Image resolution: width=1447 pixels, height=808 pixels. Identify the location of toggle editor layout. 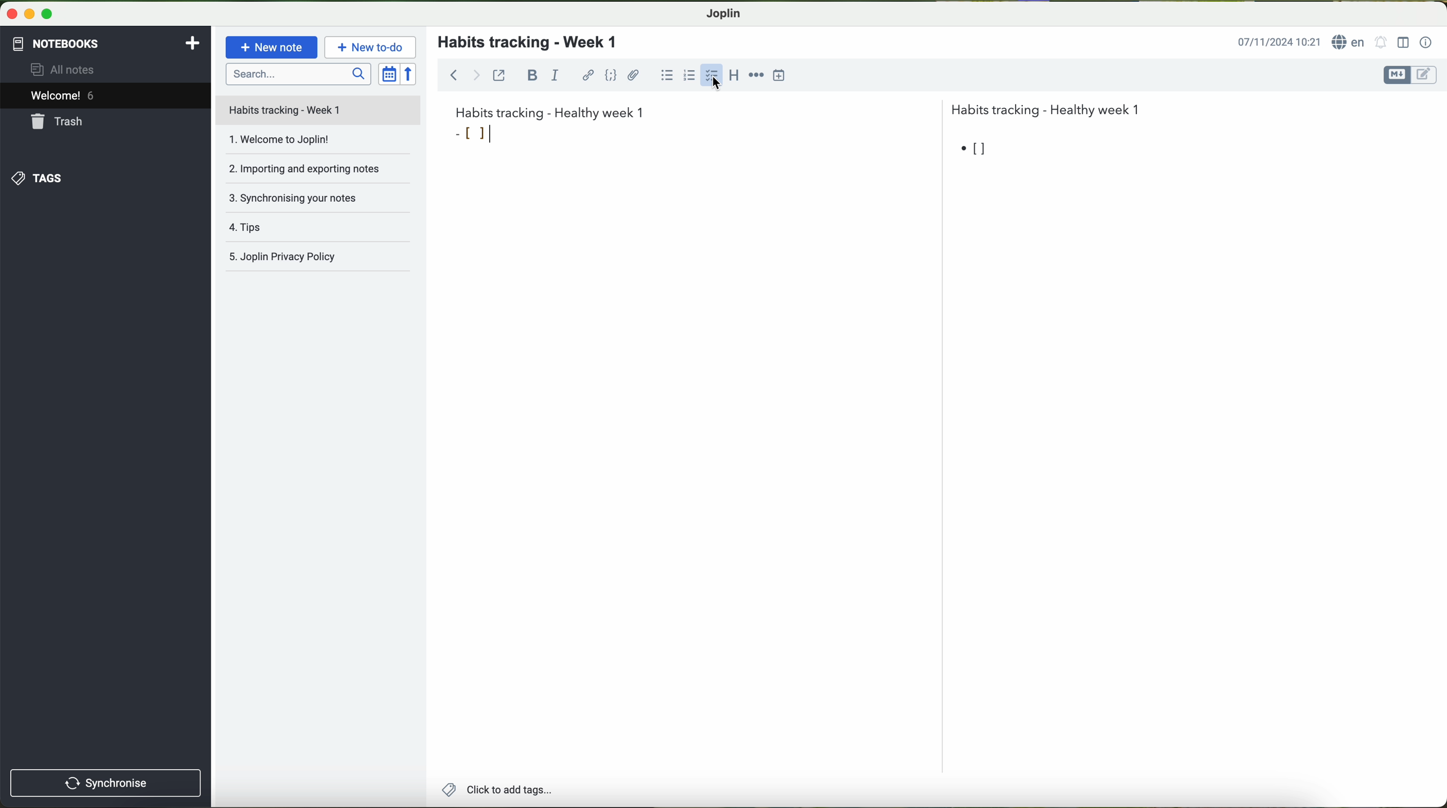
(1404, 43).